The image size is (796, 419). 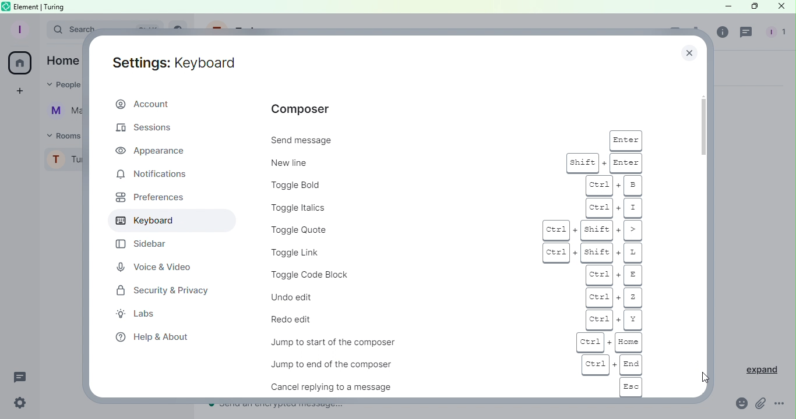 What do you see at coordinates (20, 404) in the screenshot?
I see `Quick Settings` at bounding box center [20, 404].